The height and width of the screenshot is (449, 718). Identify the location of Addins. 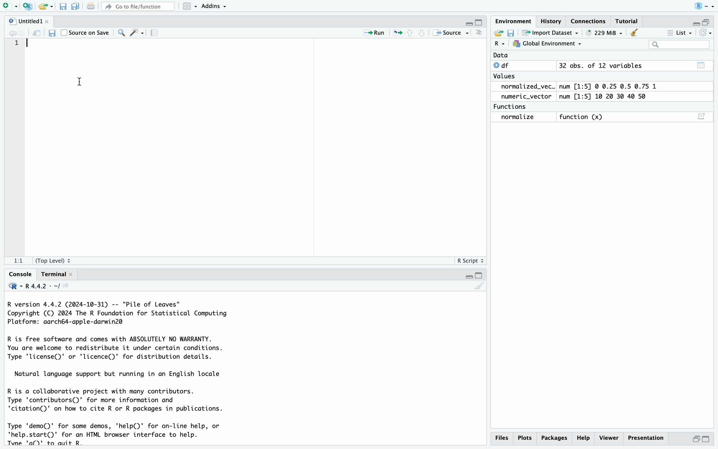
(213, 7).